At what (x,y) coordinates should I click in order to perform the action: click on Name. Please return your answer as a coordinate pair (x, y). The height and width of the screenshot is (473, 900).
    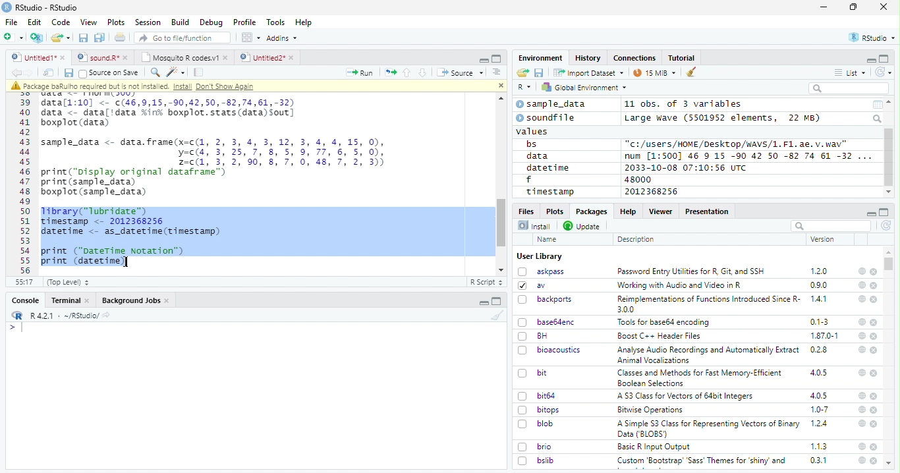
    Looking at the image, I should click on (548, 240).